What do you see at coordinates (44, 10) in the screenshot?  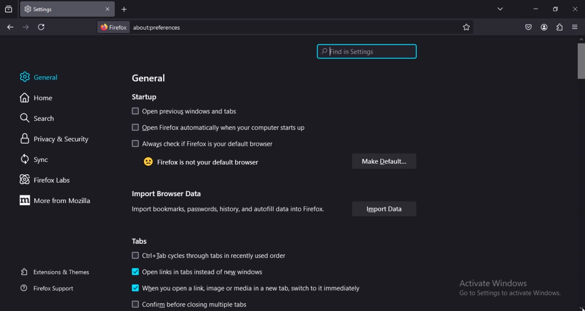 I see `current tab` at bounding box center [44, 10].